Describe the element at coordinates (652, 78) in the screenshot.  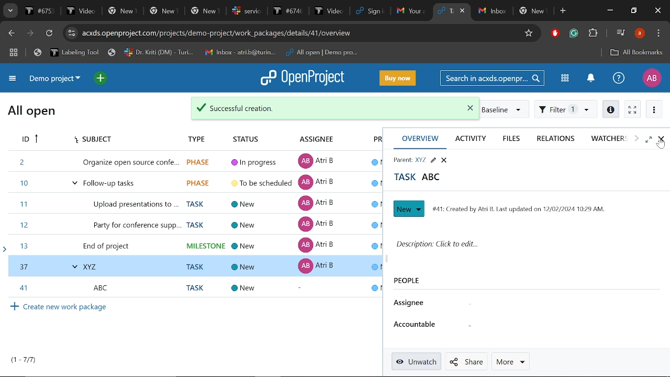
I see `Profile` at that location.